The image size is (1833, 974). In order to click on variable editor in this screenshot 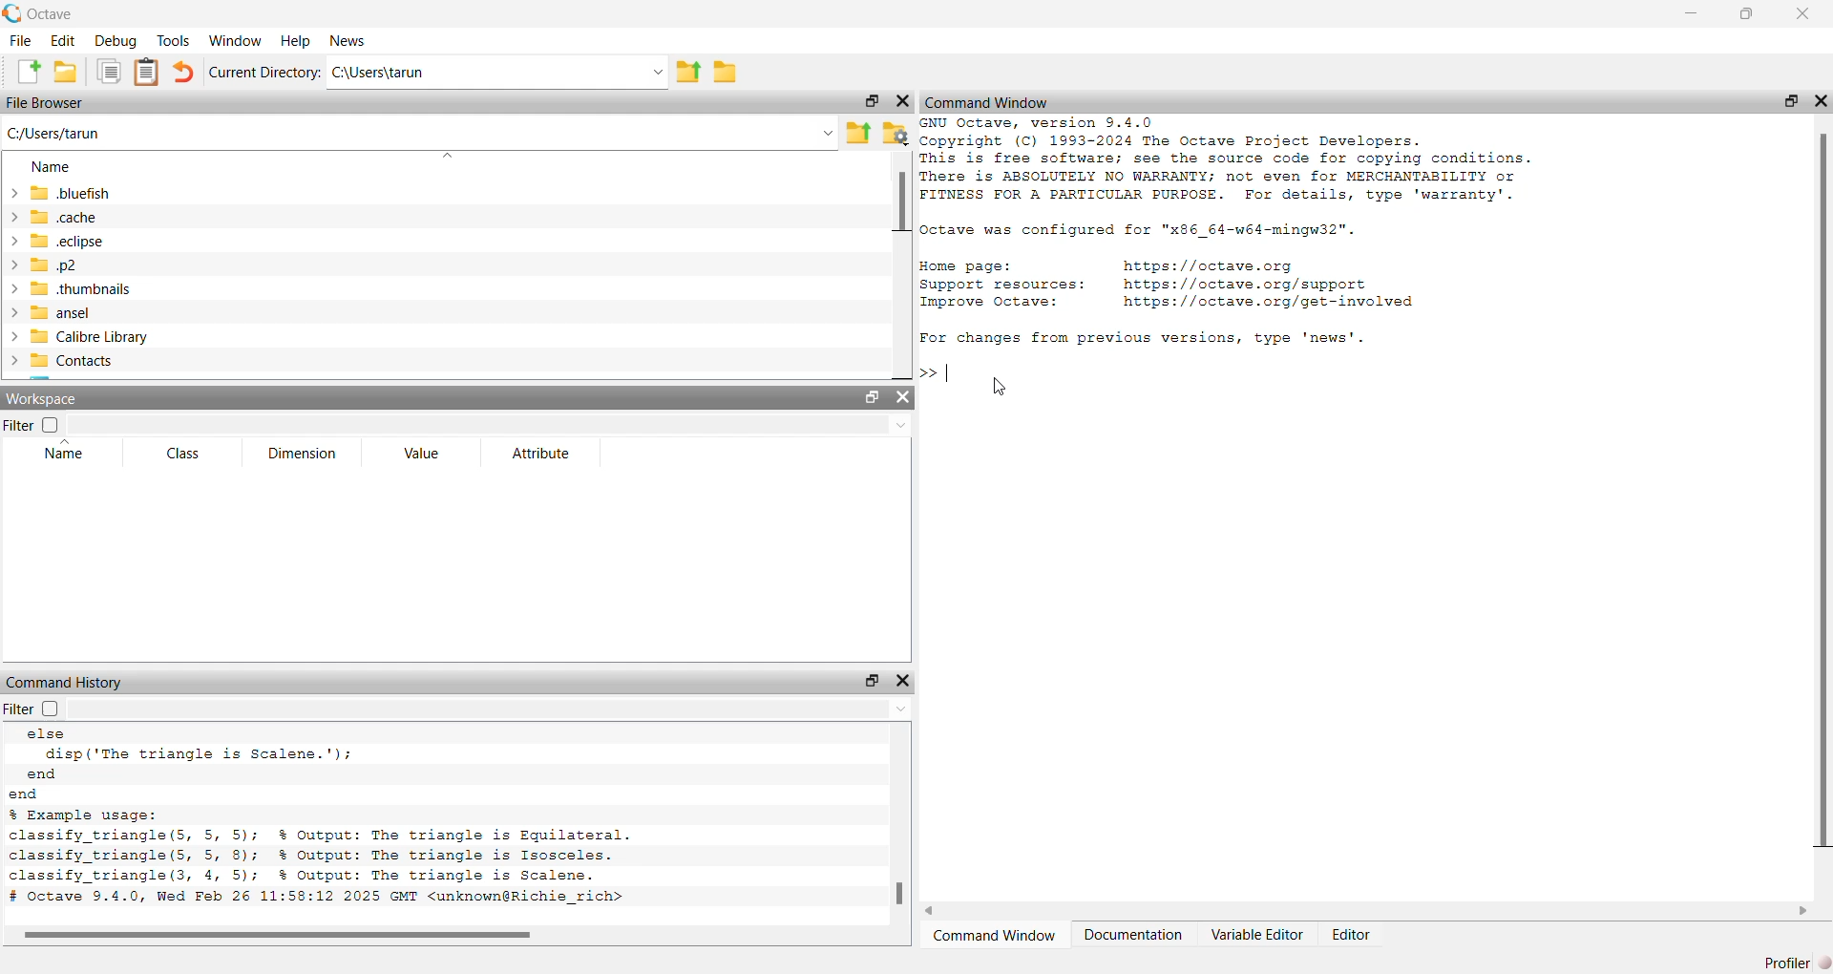, I will do `click(1254, 935)`.